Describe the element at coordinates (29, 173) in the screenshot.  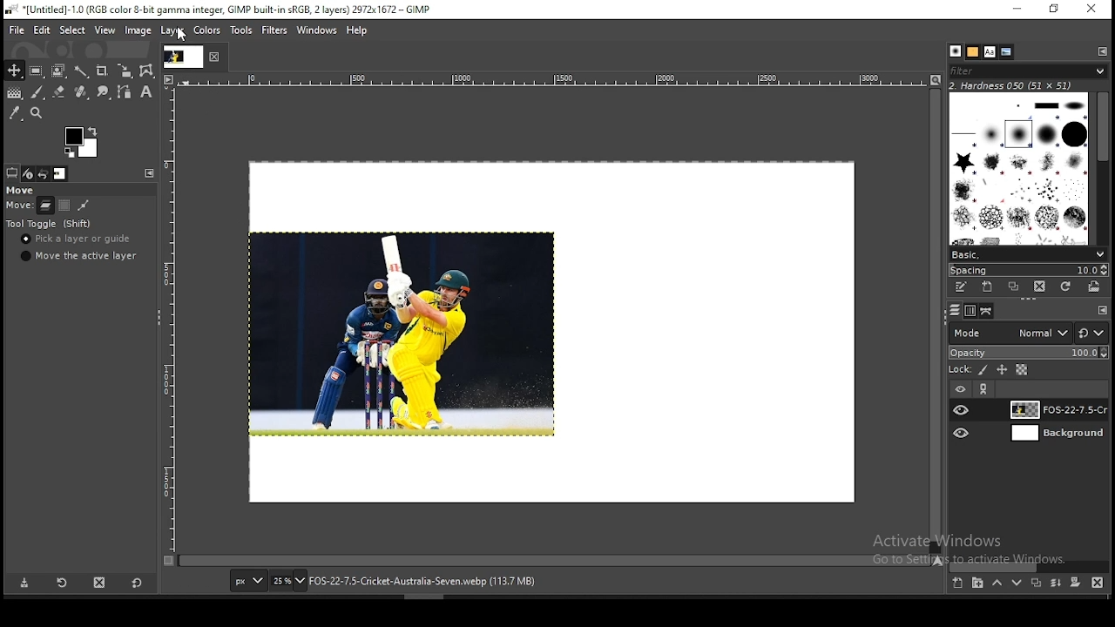
I see `device status` at that location.